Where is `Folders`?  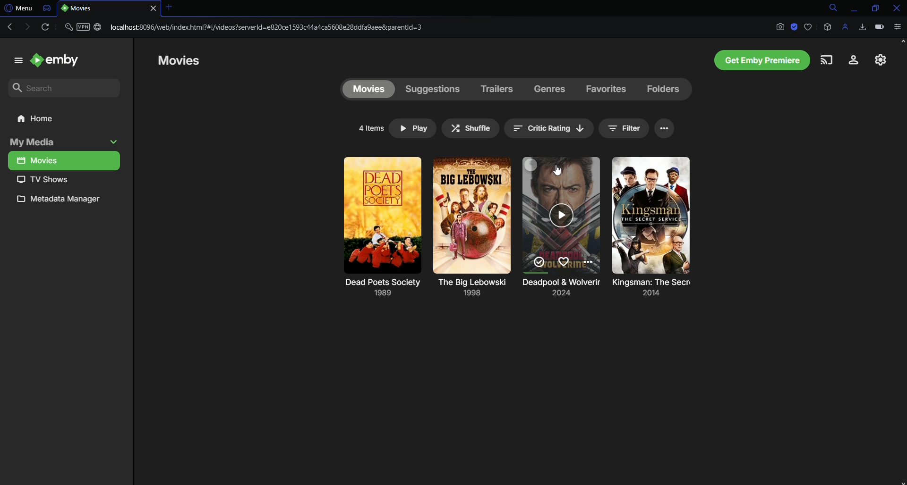
Folders is located at coordinates (661, 91).